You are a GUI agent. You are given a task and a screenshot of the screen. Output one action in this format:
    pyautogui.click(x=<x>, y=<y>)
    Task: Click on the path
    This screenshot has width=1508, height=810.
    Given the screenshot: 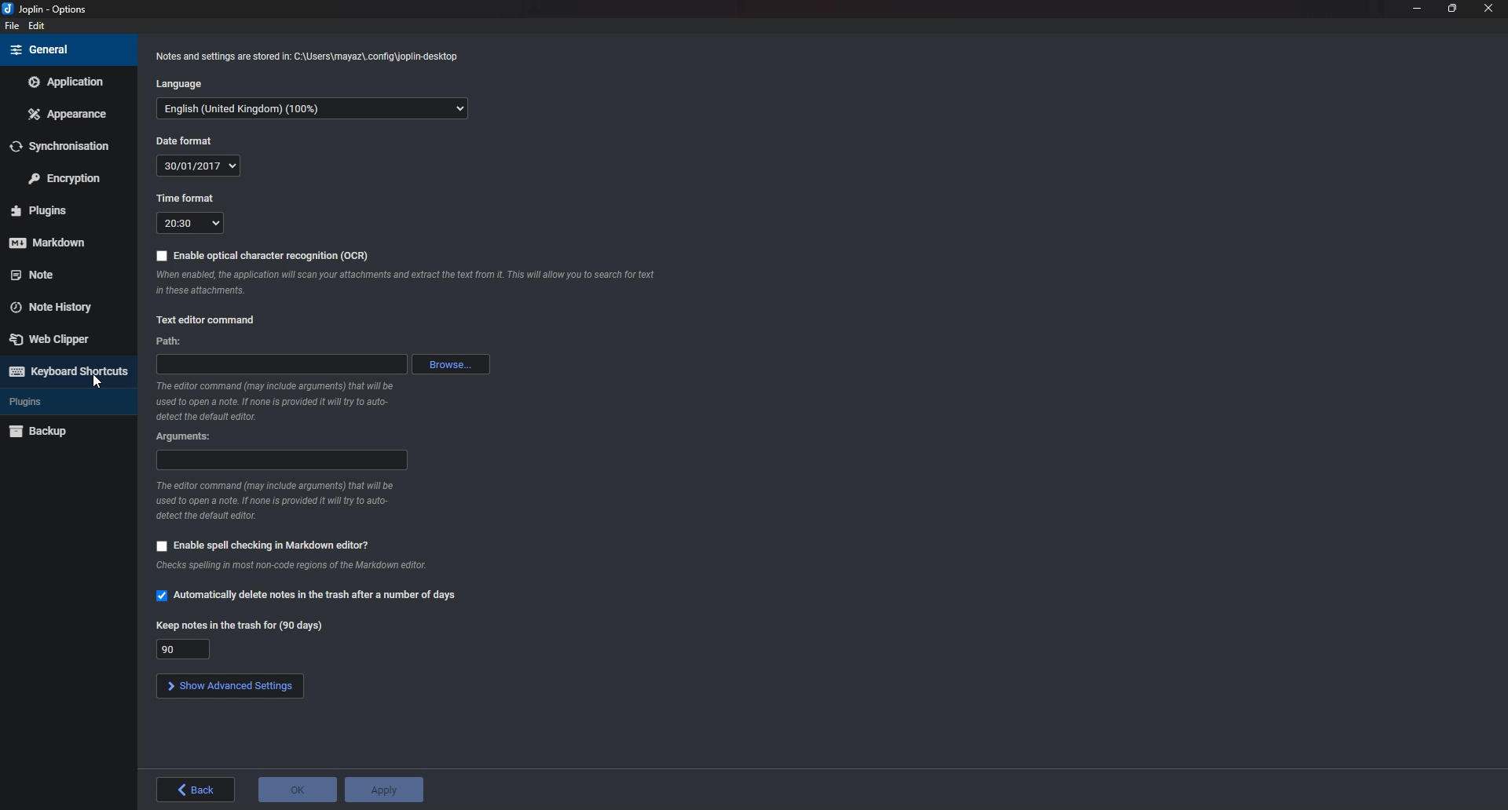 What is the action you would take?
    pyautogui.click(x=280, y=365)
    